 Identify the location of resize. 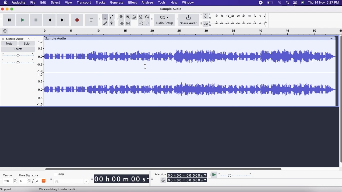
(92, 178).